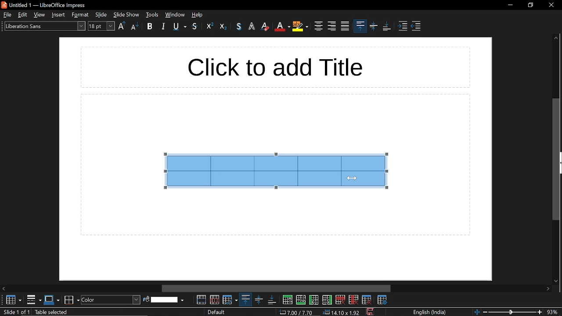 This screenshot has width=562, height=316. Describe the element at coordinates (341, 312) in the screenshot. I see `dimension` at that location.